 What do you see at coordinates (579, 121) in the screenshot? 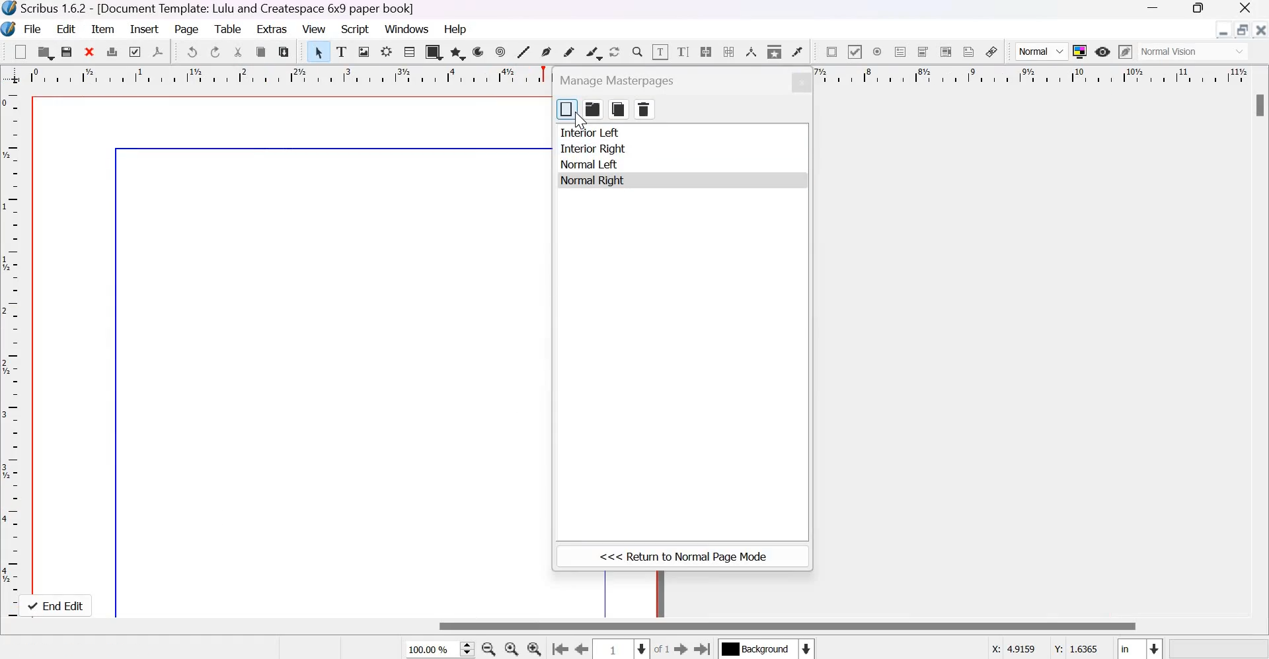
I see `cursor` at bounding box center [579, 121].